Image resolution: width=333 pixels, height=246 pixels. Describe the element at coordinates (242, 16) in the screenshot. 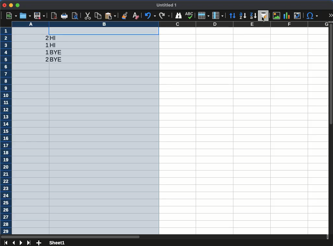

I see `ascending` at that location.